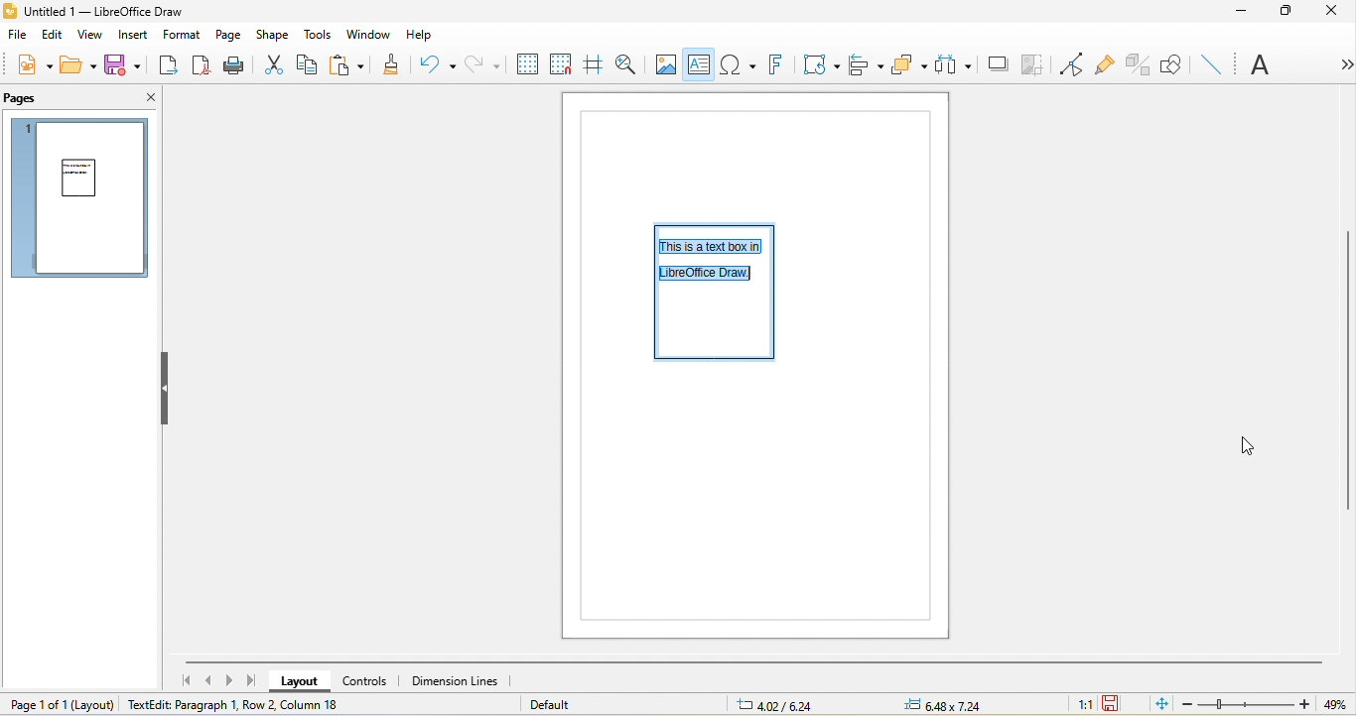 The image size is (1356, 716). What do you see at coordinates (350, 64) in the screenshot?
I see `paste` at bounding box center [350, 64].